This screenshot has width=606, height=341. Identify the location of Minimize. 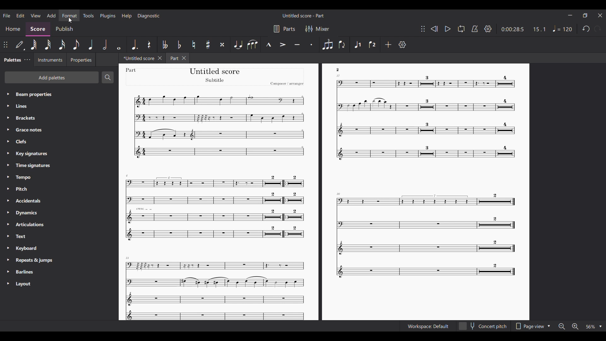
(570, 15).